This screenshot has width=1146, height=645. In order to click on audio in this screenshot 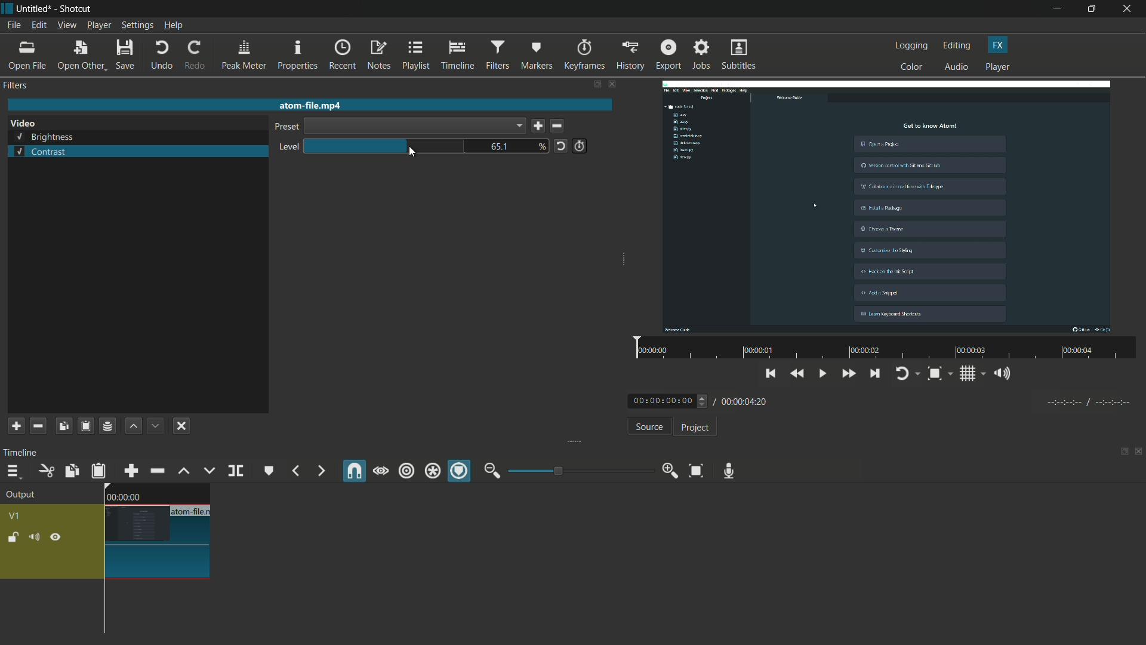, I will do `click(957, 67)`.